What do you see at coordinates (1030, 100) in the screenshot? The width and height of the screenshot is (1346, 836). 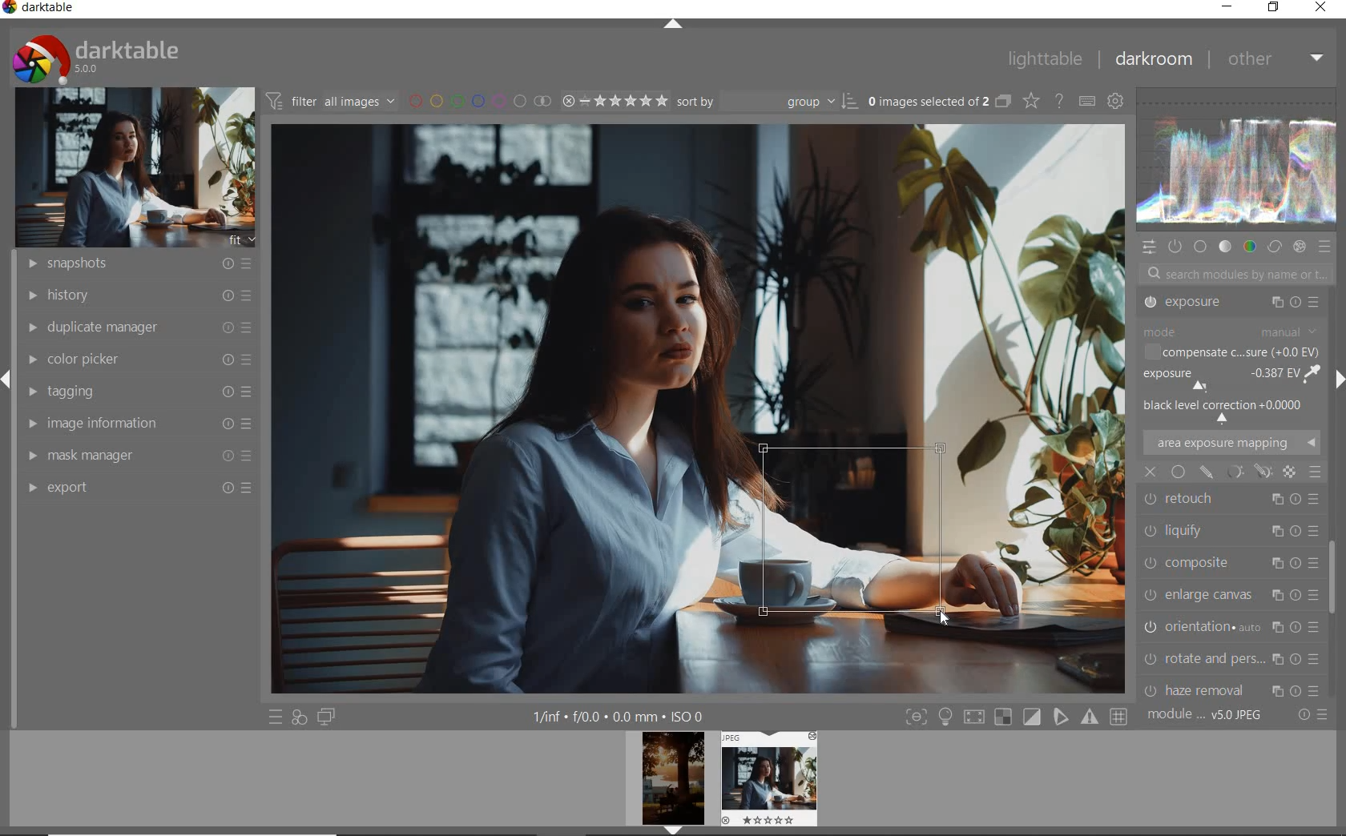 I see `CHANGE TYPE OF OVERRELAY` at bounding box center [1030, 100].